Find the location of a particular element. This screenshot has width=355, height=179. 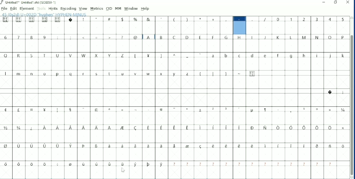

Symbols is located at coordinates (174, 110).